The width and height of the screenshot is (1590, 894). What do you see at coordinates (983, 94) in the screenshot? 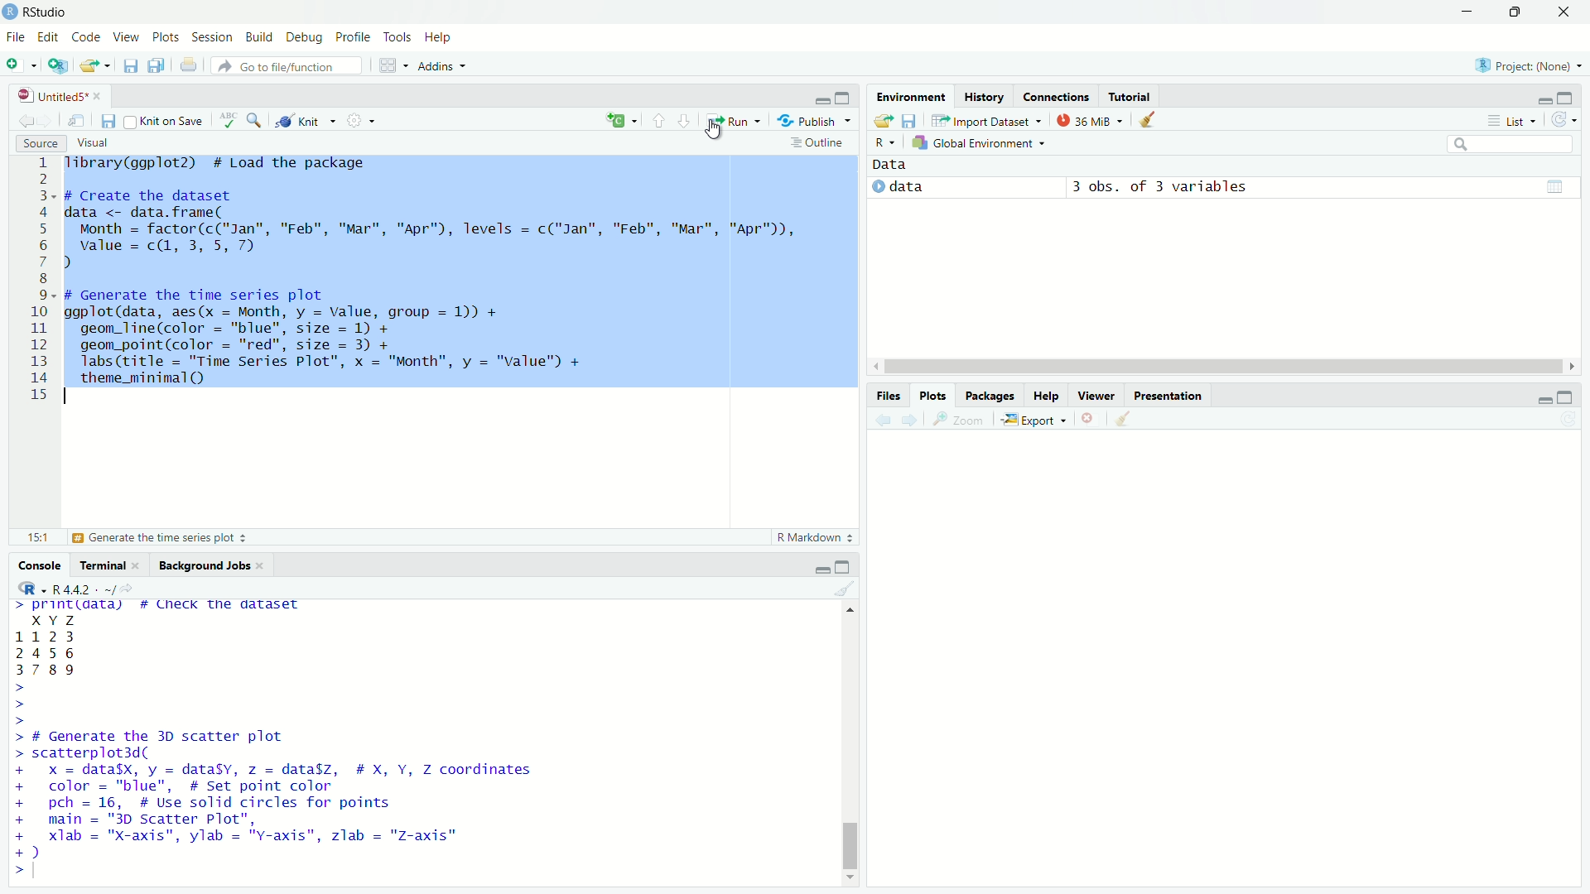
I see `history` at bounding box center [983, 94].